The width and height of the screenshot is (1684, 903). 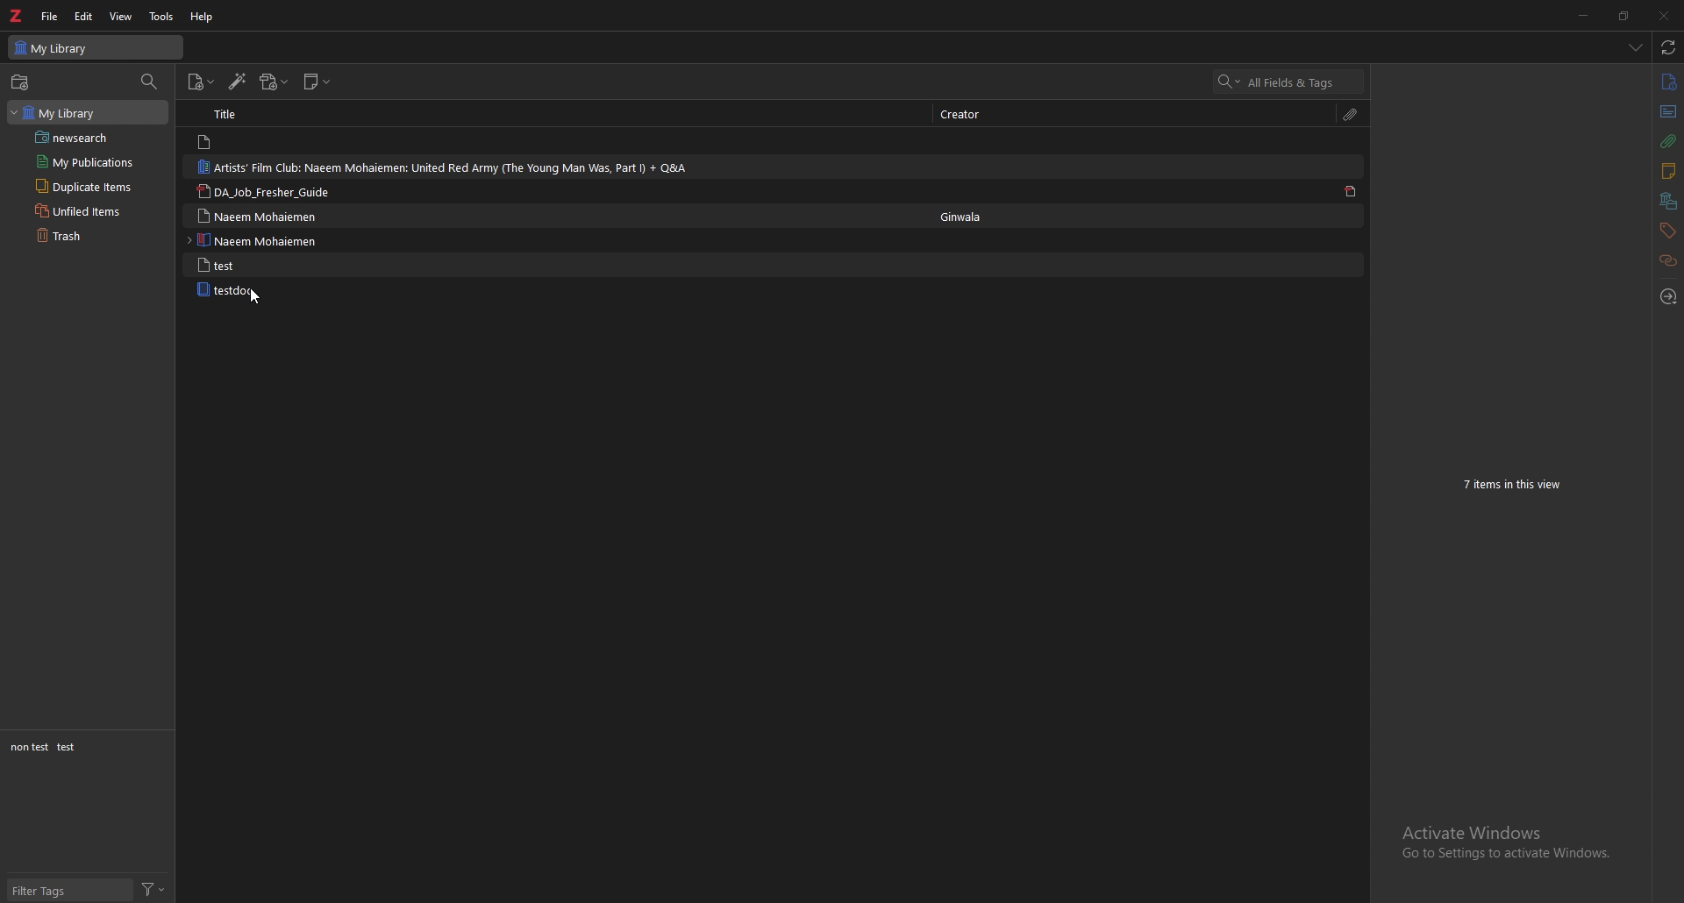 What do you see at coordinates (1667, 260) in the screenshot?
I see `related` at bounding box center [1667, 260].